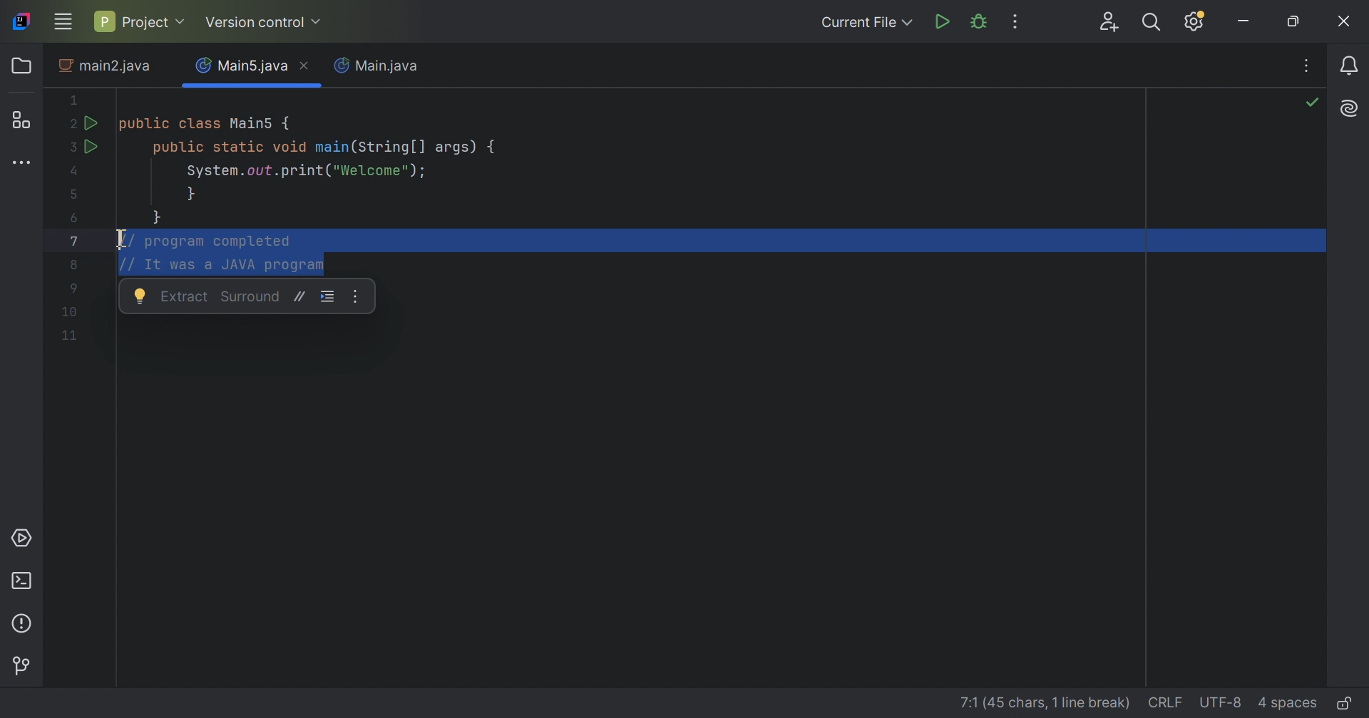 The height and width of the screenshot is (718, 1369). I want to click on IntelliJ icon, so click(21, 21).